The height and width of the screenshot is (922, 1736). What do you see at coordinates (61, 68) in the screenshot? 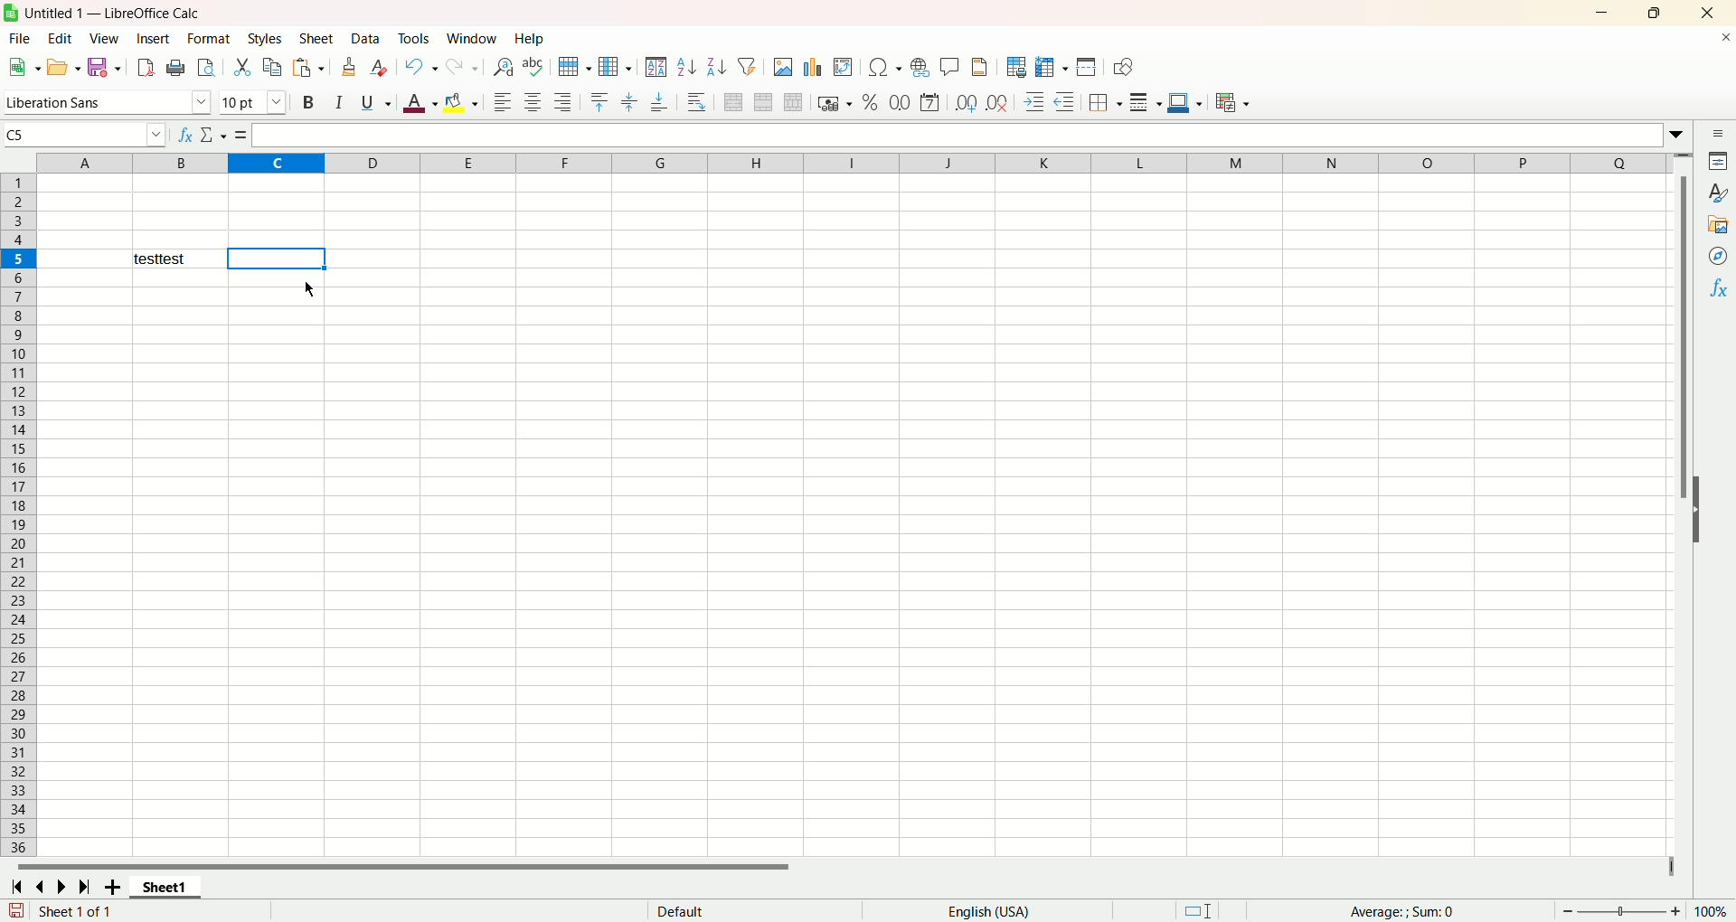
I see `open` at bounding box center [61, 68].